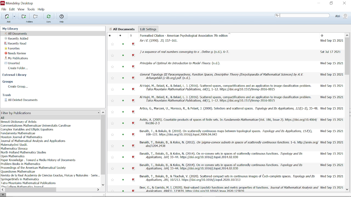  I want to click on External Library, so click(15, 76).